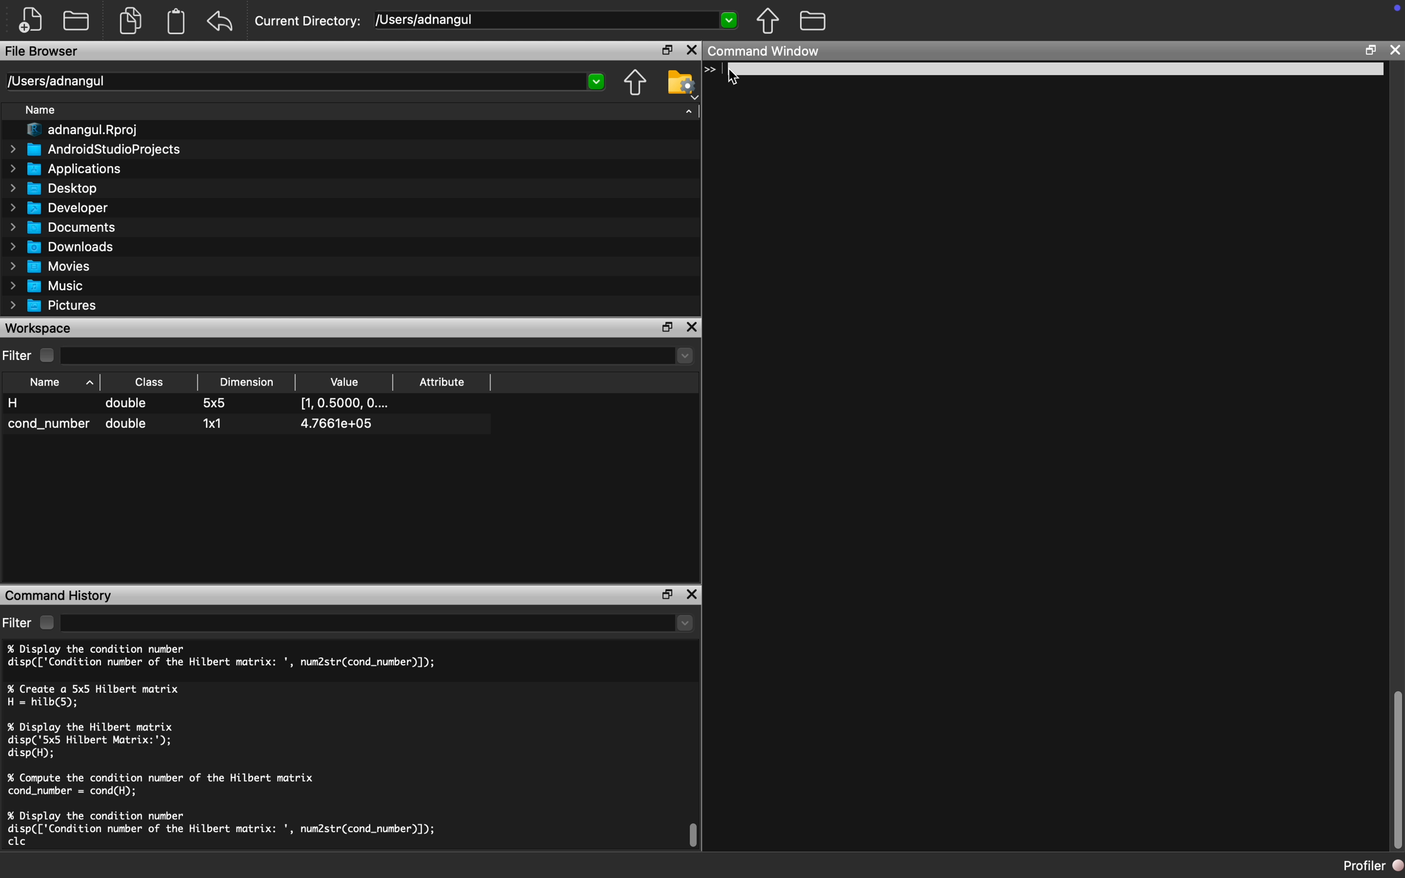 The image size is (1405, 878). What do you see at coordinates (62, 246) in the screenshot?
I see `Downloads` at bounding box center [62, 246].